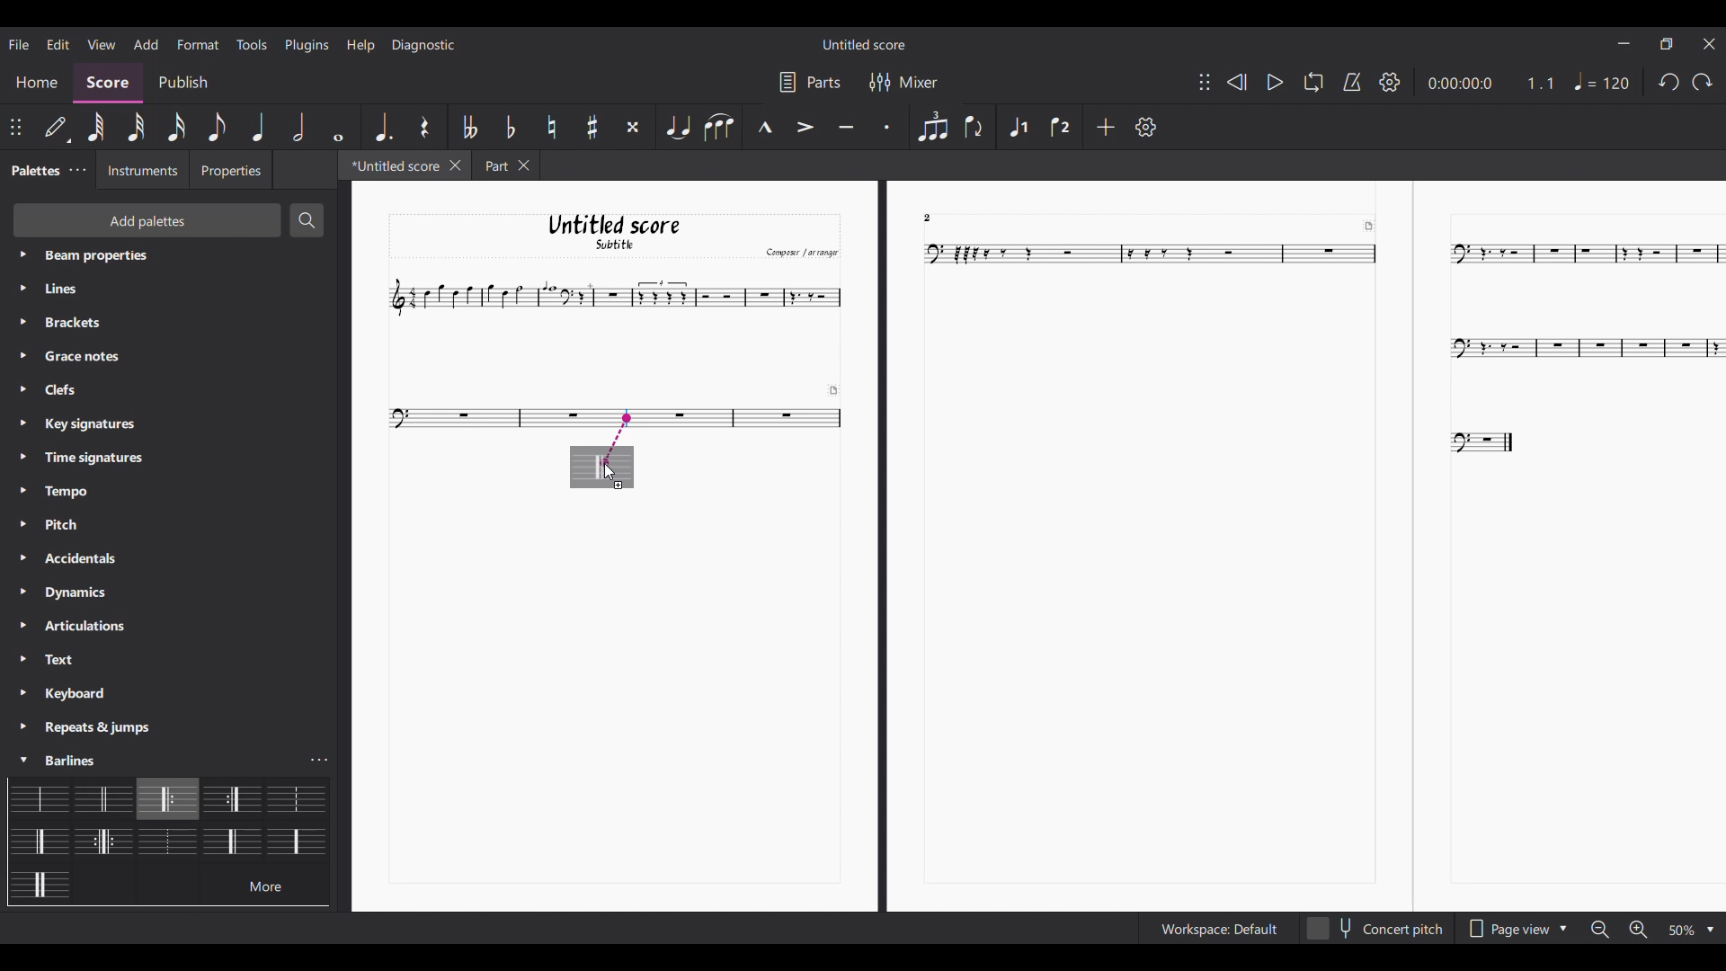  Describe the element at coordinates (592, 127) in the screenshot. I see `Toggle sharp` at that location.